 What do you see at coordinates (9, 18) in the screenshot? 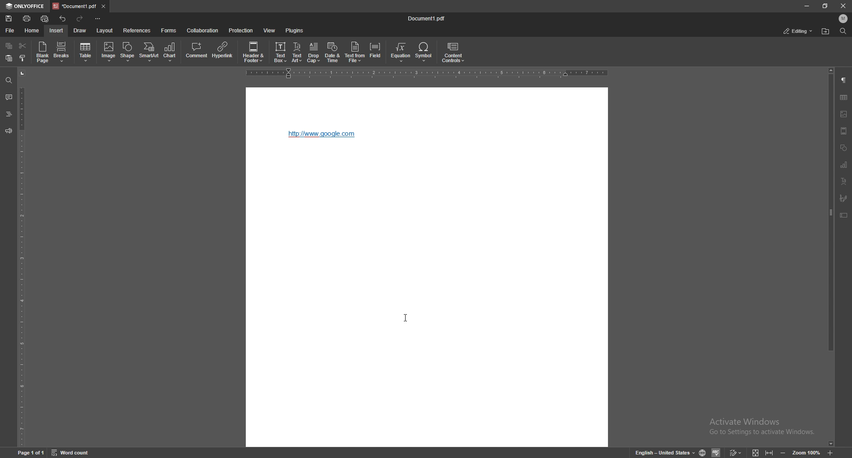
I see `save` at bounding box center [9, 18].